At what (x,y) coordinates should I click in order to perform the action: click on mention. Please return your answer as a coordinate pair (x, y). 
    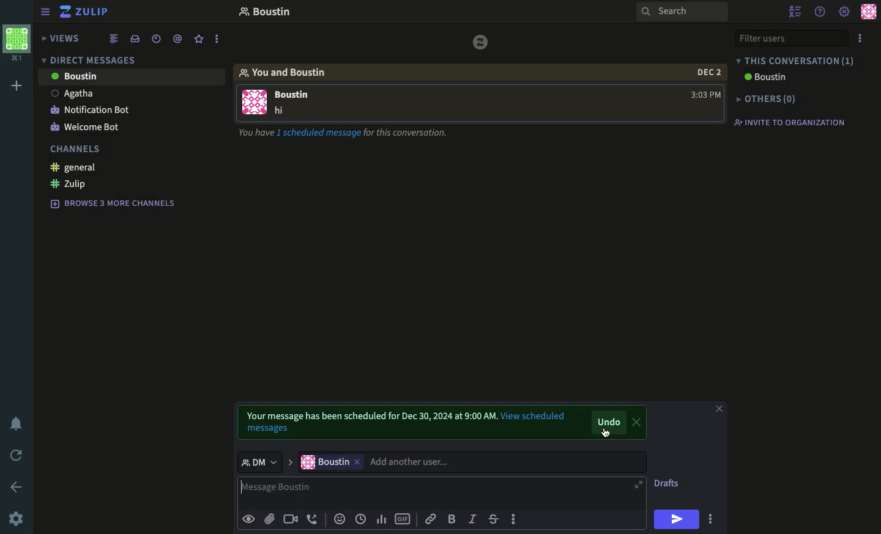
    Looking at the image, I should click on (179, 39).